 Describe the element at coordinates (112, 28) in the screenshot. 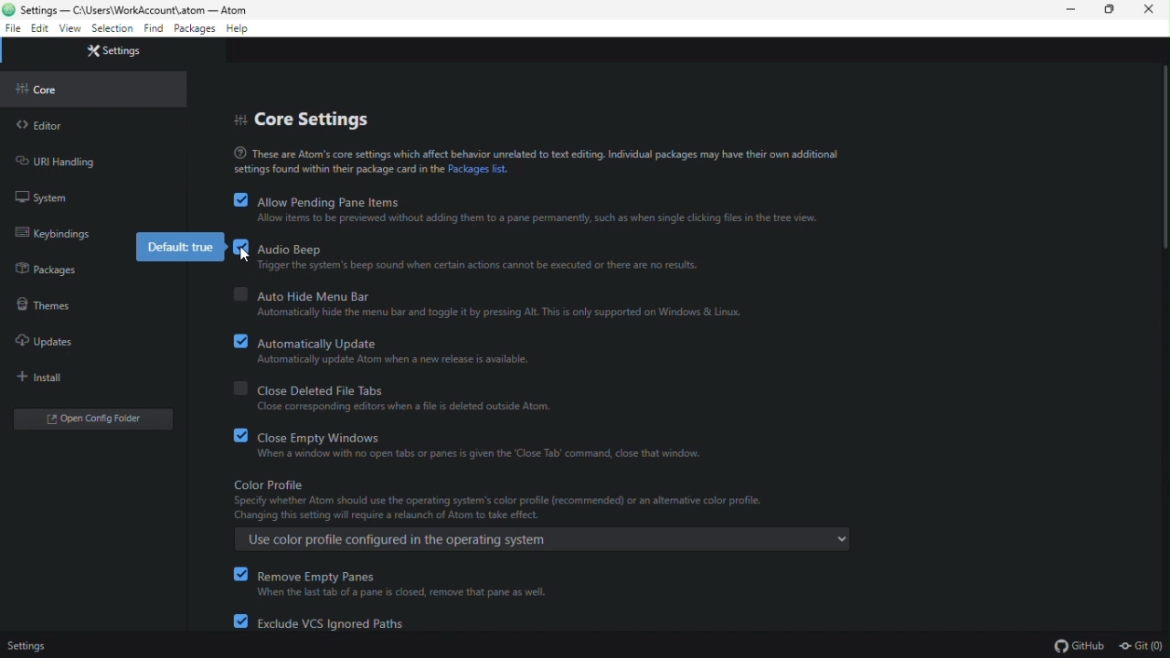

I see `selection` at that location.